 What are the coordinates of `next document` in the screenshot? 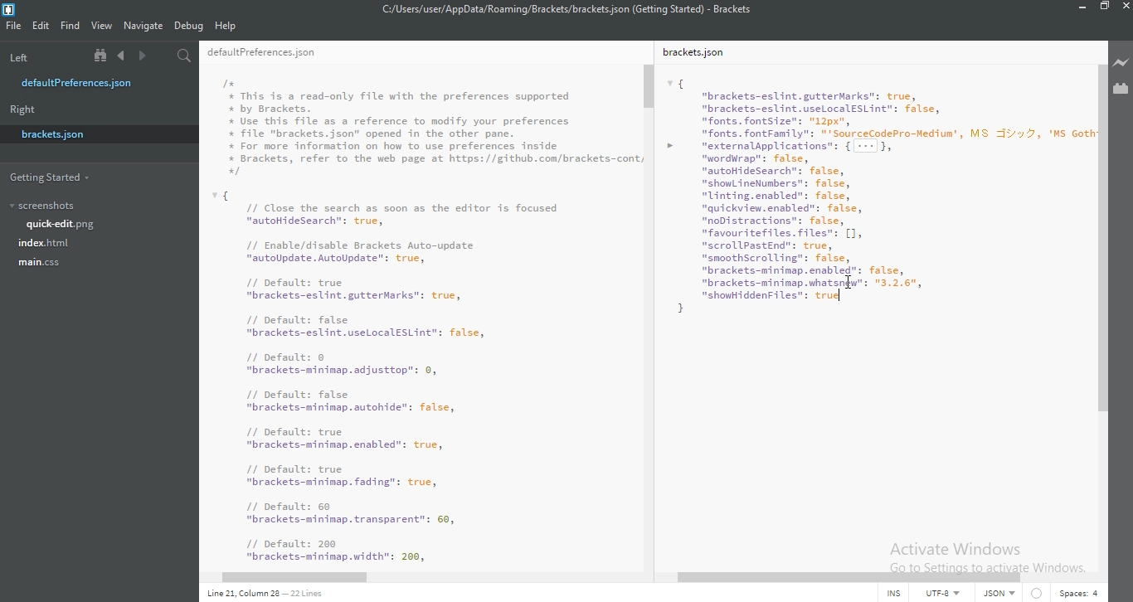 It's located at (143, 56).